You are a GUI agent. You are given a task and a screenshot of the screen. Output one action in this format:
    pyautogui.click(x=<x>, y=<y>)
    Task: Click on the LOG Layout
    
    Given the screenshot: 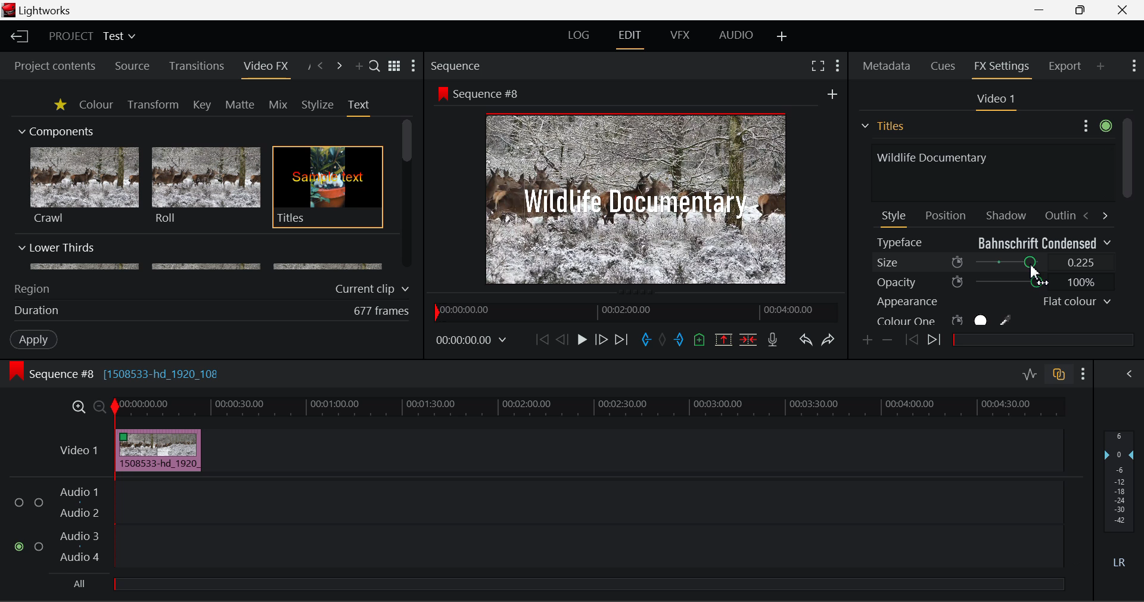 What is the action you would take?
    pyautogui.click(x=579, y=35)
    